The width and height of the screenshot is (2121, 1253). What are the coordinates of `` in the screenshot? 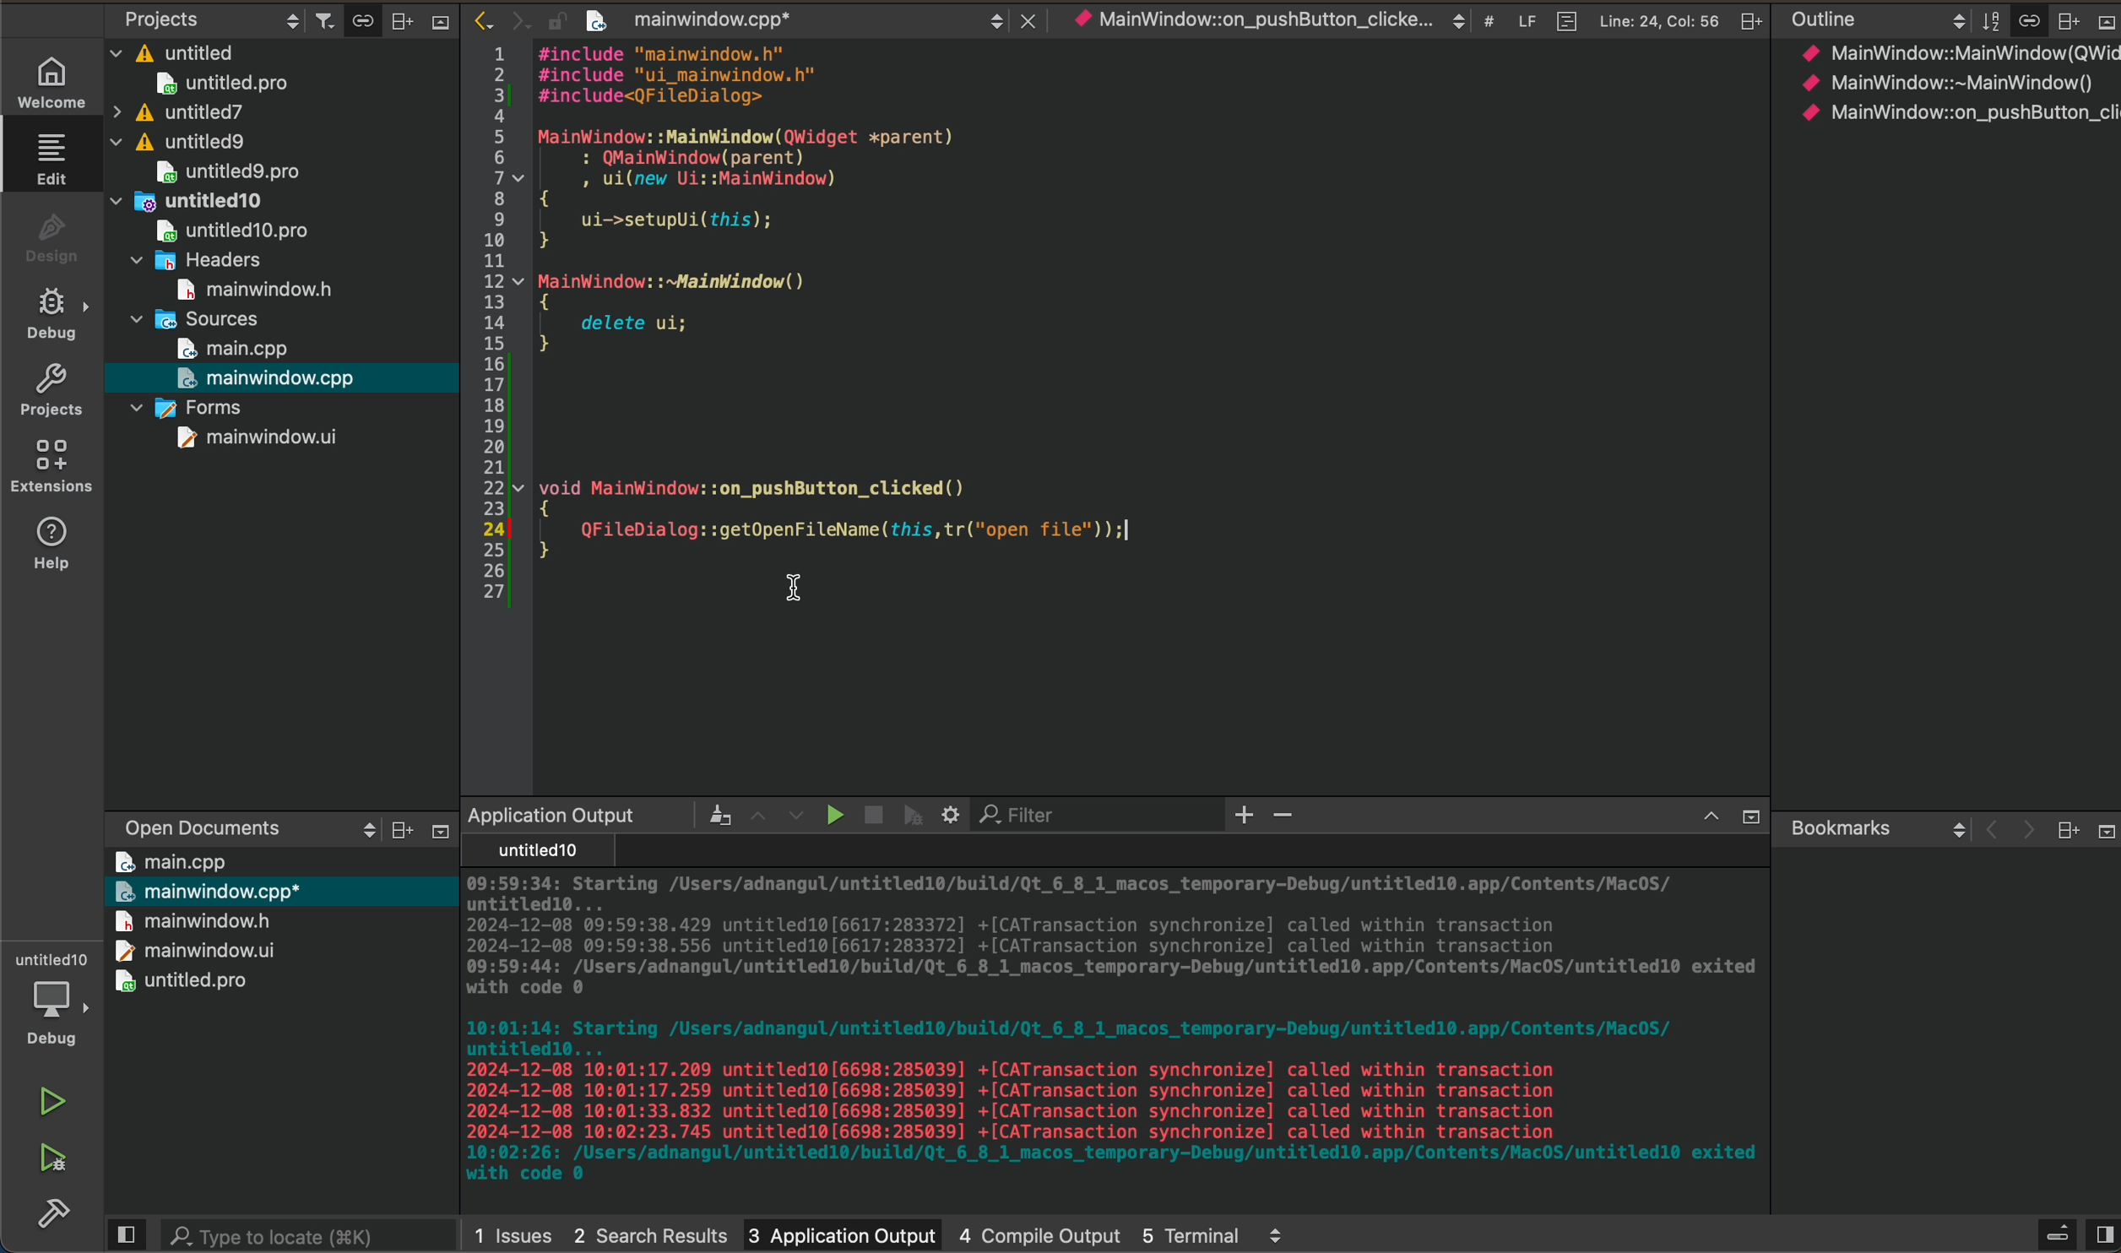 It's located at (2103, 22).